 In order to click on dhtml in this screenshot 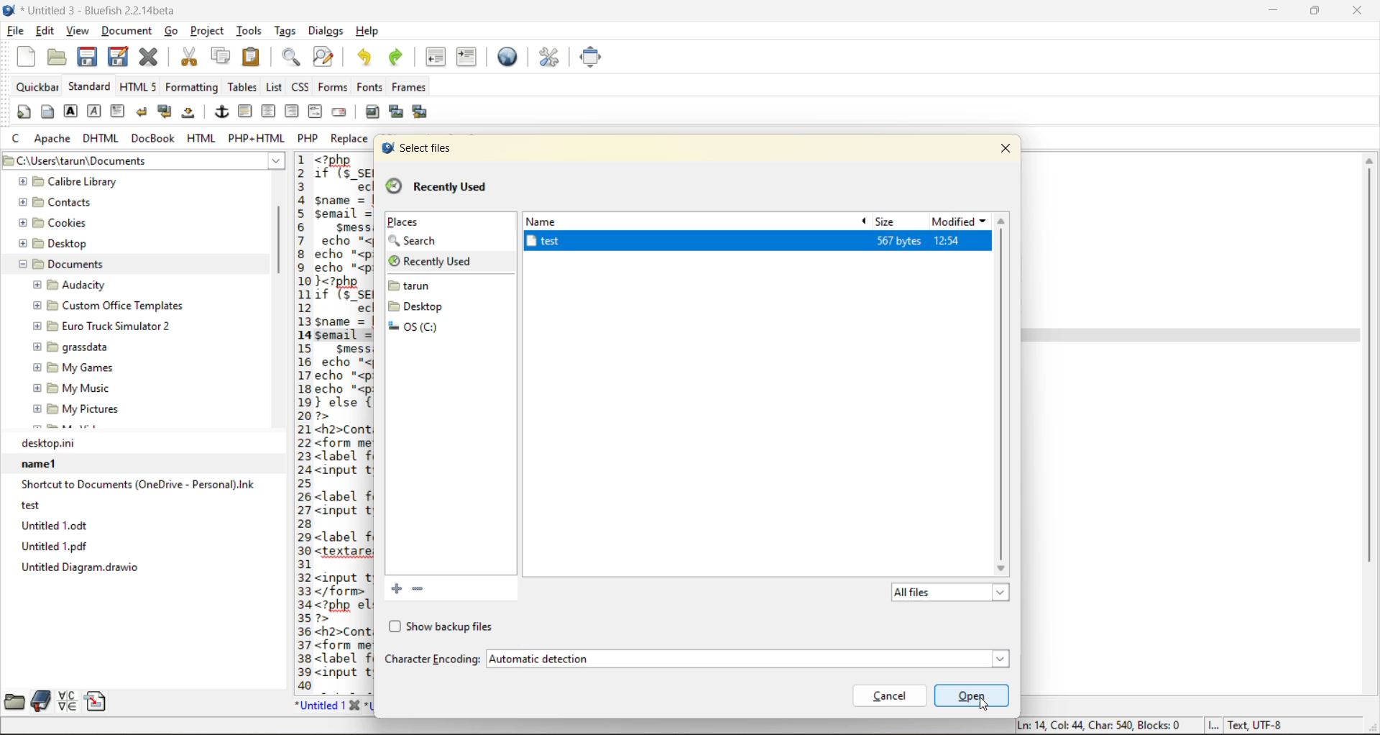, I will do `click(101, 140)`.